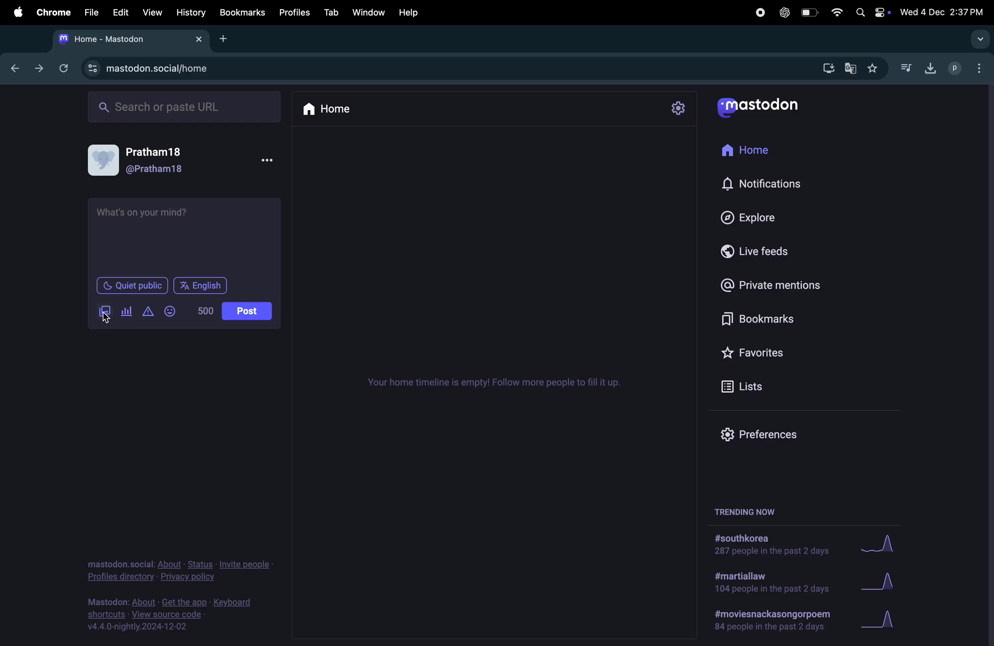 Image resolution: width=994 pixels, height=646 pixels. What do you see at coordinates (170, 311) in the screenshot?
I see `emoji` at bounding box center [170, 311].